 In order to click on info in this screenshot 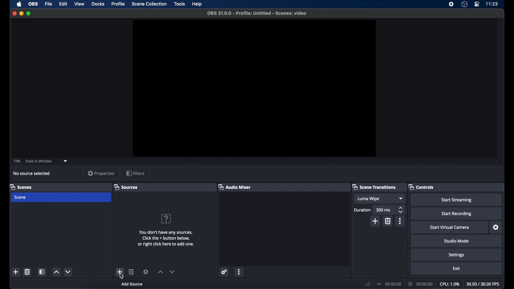, I will do `click(167, 238)`.